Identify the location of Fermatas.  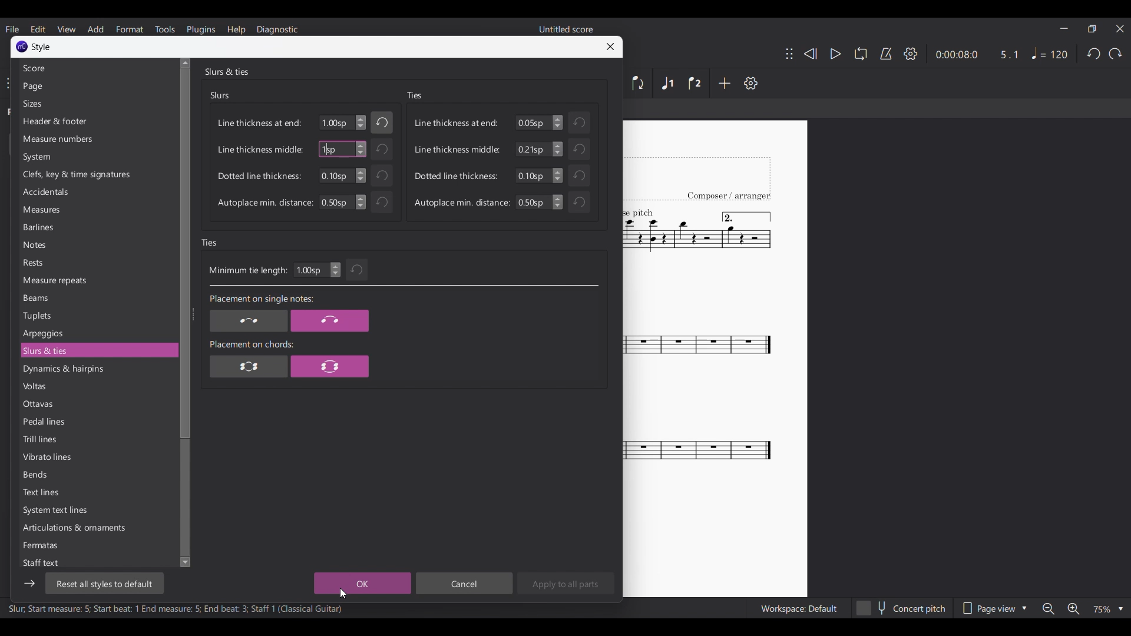
(97, 545).